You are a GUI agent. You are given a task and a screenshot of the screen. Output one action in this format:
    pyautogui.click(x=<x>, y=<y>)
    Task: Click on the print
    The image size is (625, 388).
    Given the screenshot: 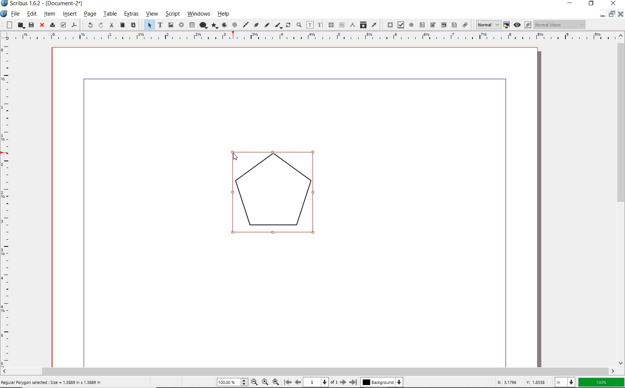 What is the action you would take?
    pyautogui.click(x=52, y=25)
    